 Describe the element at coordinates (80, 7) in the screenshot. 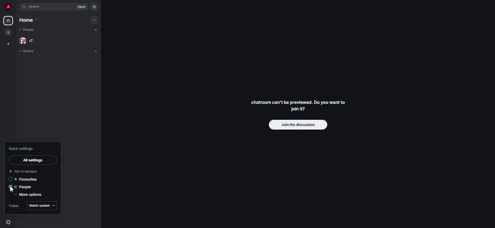

I see `ctrl K` at that location.